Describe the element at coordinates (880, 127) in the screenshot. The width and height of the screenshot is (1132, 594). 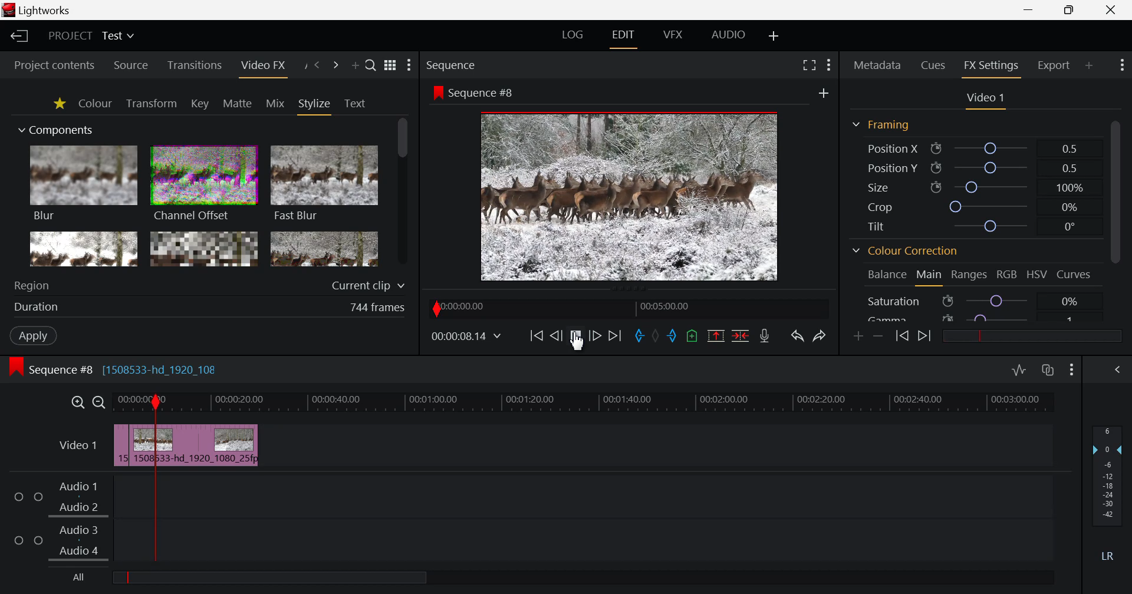
I see `Framing Section` at that location.